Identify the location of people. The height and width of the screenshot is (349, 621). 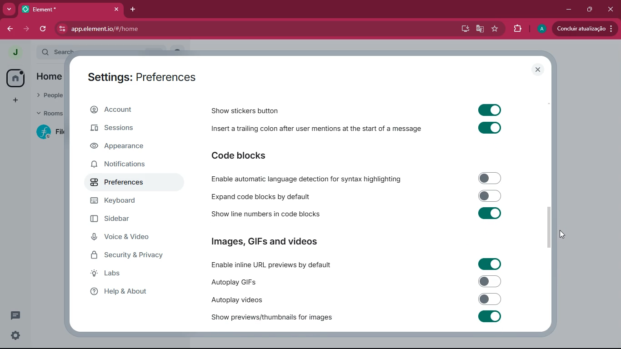
(50, 96).